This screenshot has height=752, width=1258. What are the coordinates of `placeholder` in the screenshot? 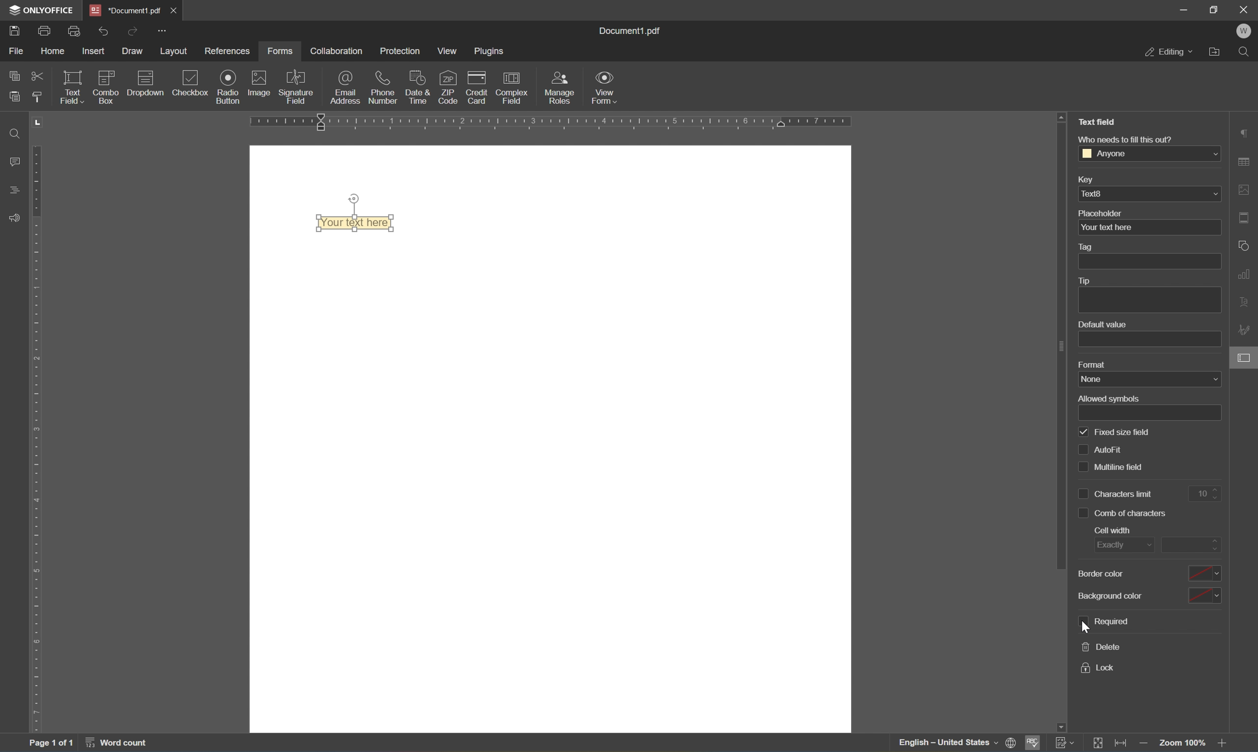 It's located at (1103, 213).